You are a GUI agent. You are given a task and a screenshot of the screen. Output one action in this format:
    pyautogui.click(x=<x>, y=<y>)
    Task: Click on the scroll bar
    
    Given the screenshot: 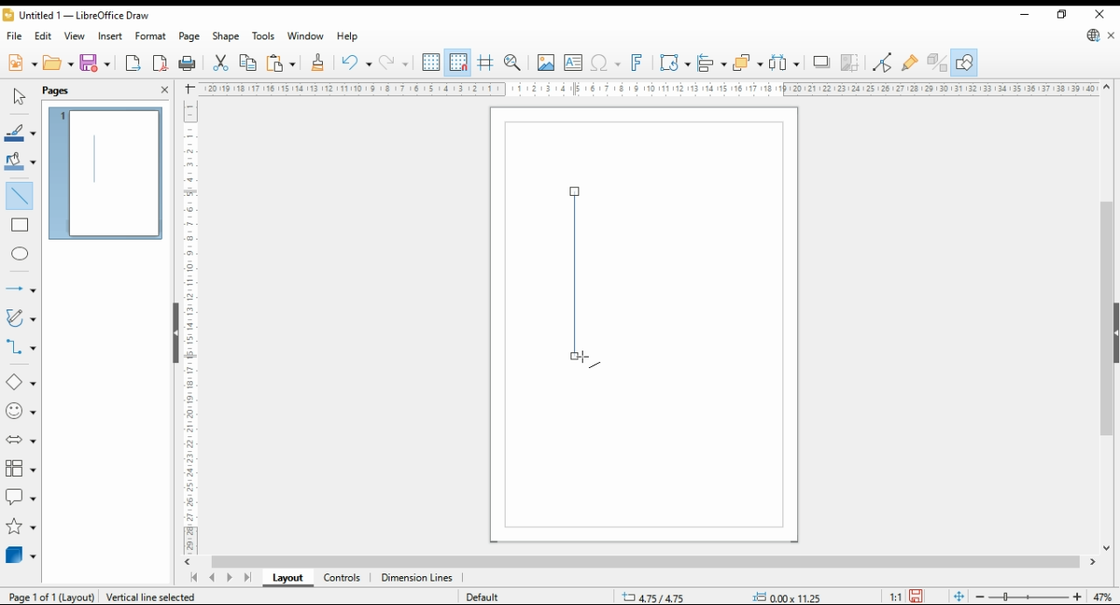 What is the action you would take?
    pyautogui.click(x=169, y=331)
    